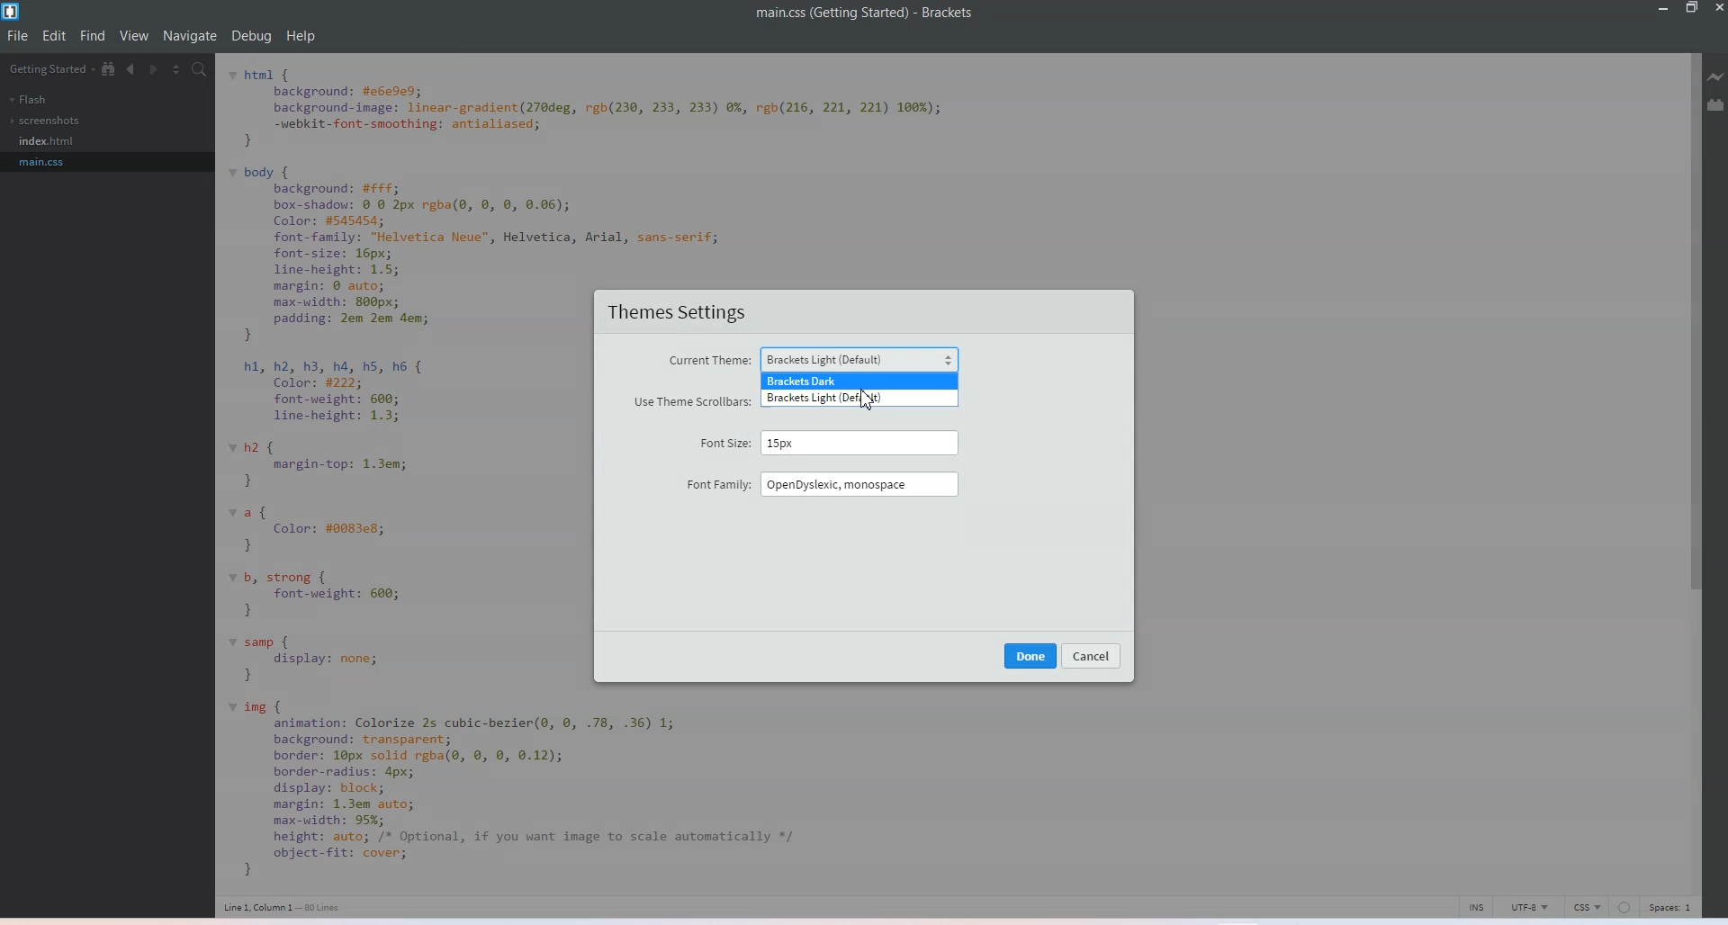 The image size is (1728, 925). I want to click on Help, so click(301, 37).